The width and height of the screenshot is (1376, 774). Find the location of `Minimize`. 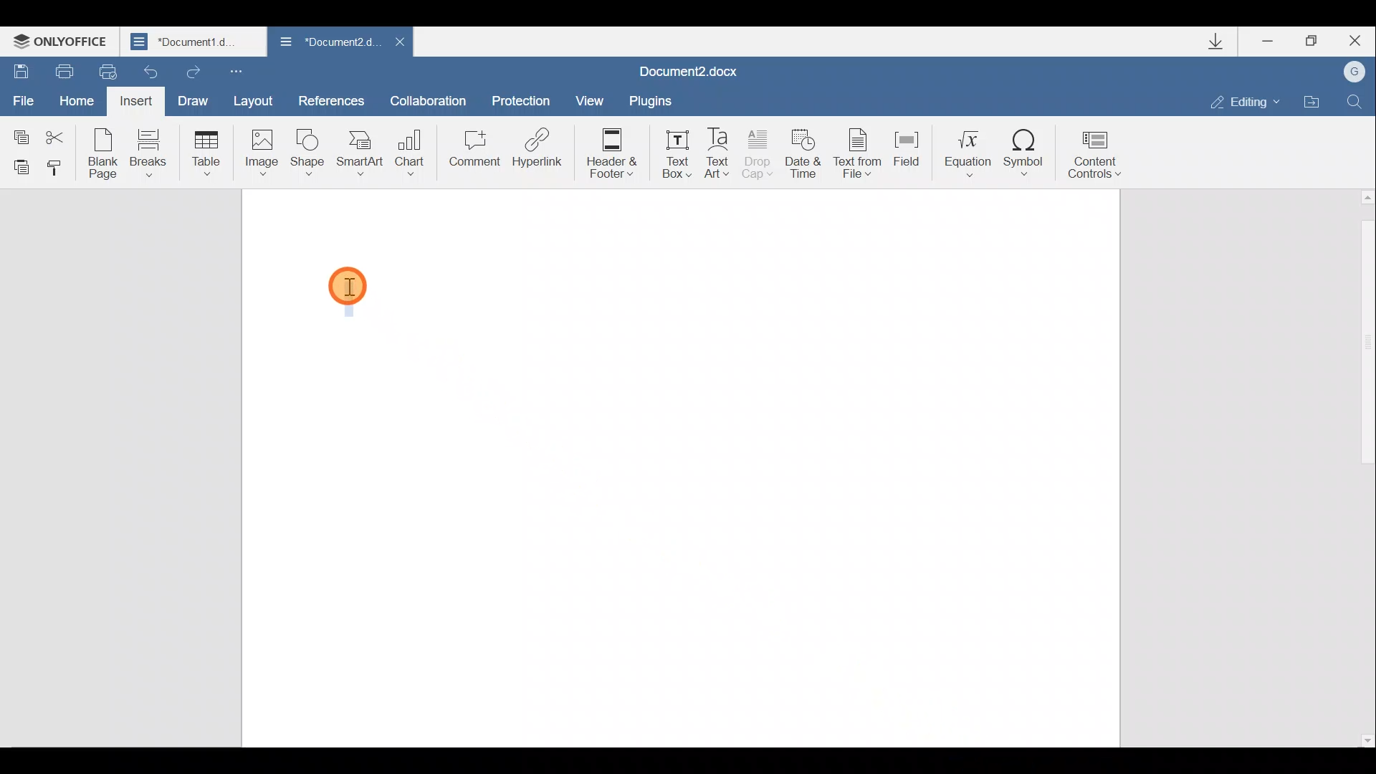

Minimize is located at coordinates (1268, 43).